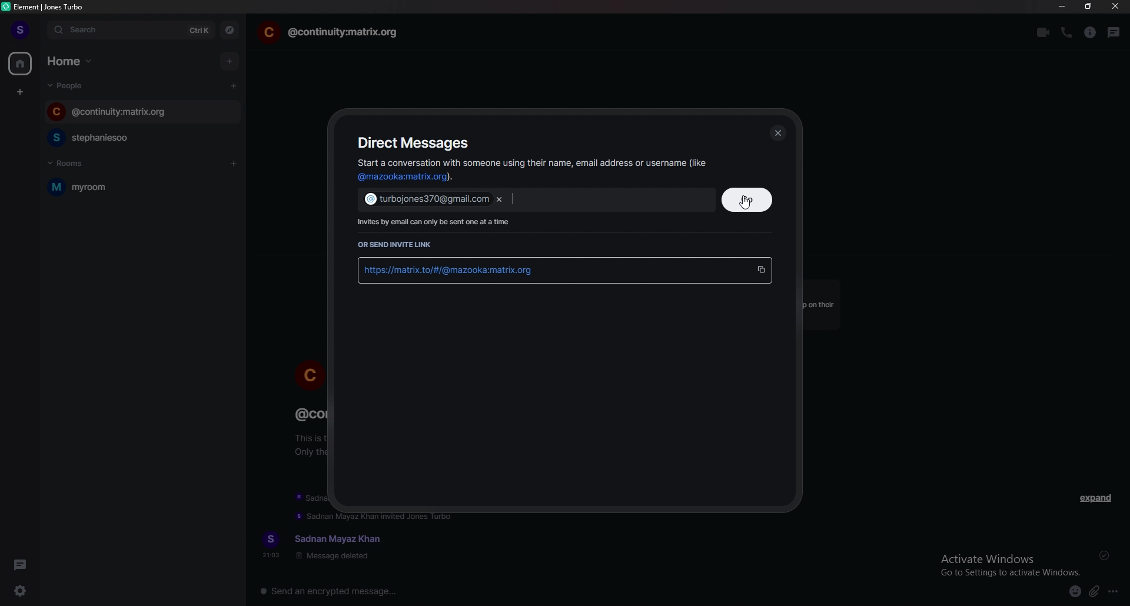  I want to click on close, so click(777, 132).